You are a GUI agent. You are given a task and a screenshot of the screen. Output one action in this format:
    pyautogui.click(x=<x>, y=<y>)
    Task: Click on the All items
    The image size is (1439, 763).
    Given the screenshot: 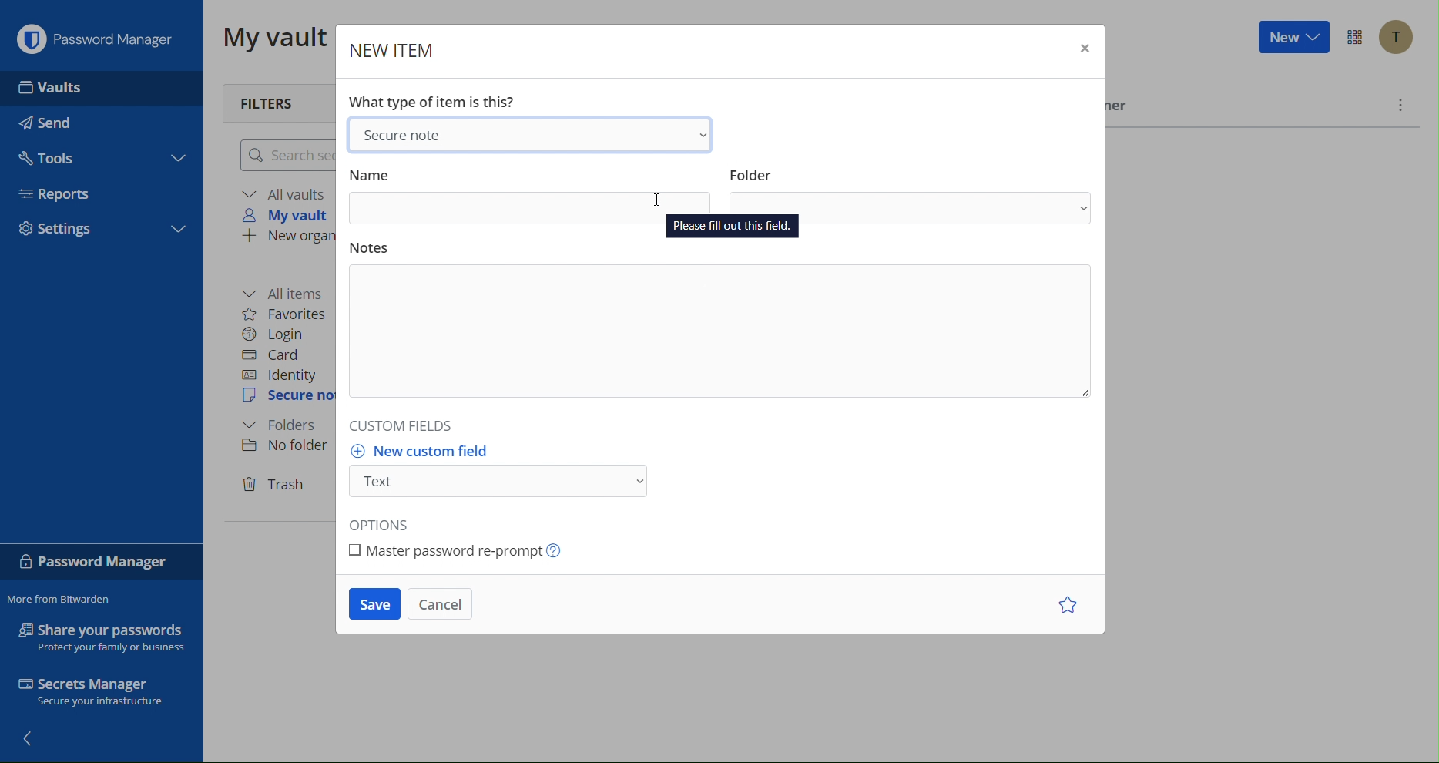 What is the action you would take?
    pyautogui.click(x=289, y=291)
    